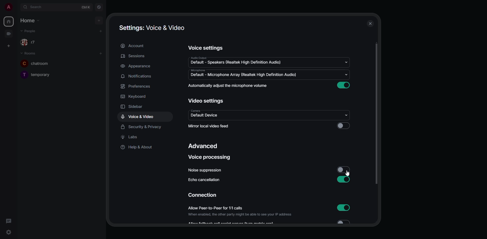 This screenshot has width=487, height=239. Describe the element at coordinates (211, 157) in the screenshot. I see `voice processing` at that location.